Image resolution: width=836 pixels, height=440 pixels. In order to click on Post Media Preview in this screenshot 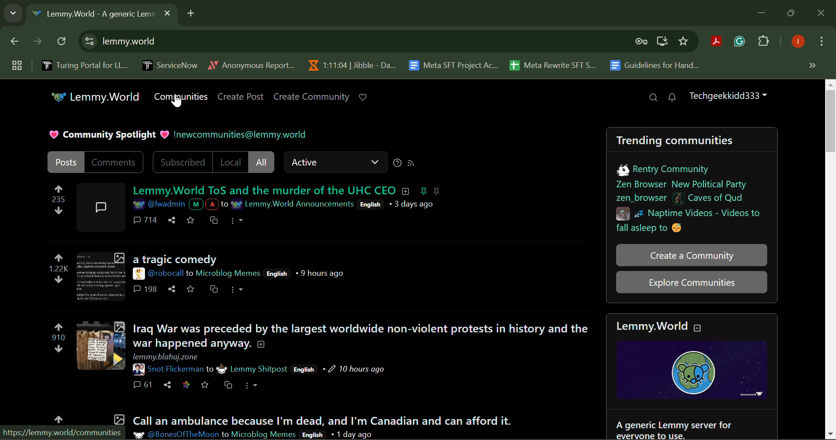, I will do `click(100, 345)`.